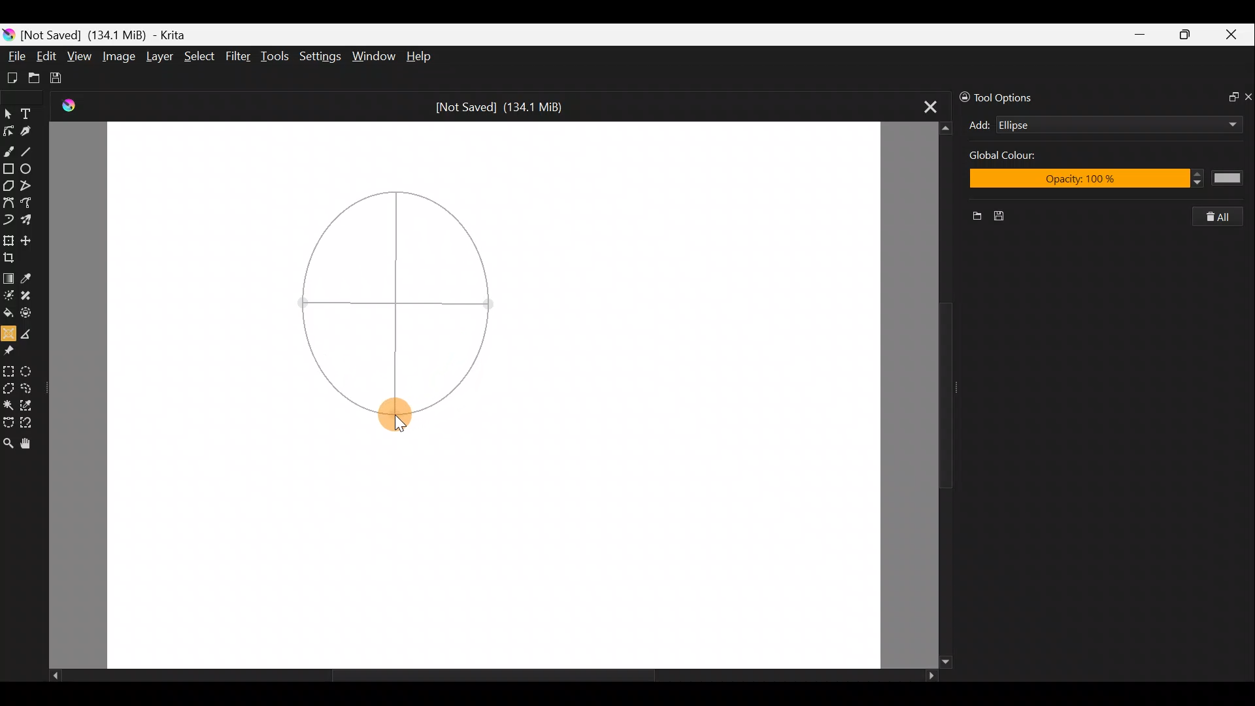 This screenshot has height=706, width=1255. Describe the element at coordinates (1228, 98) in the screenshot. I see `Float docker` at that location.